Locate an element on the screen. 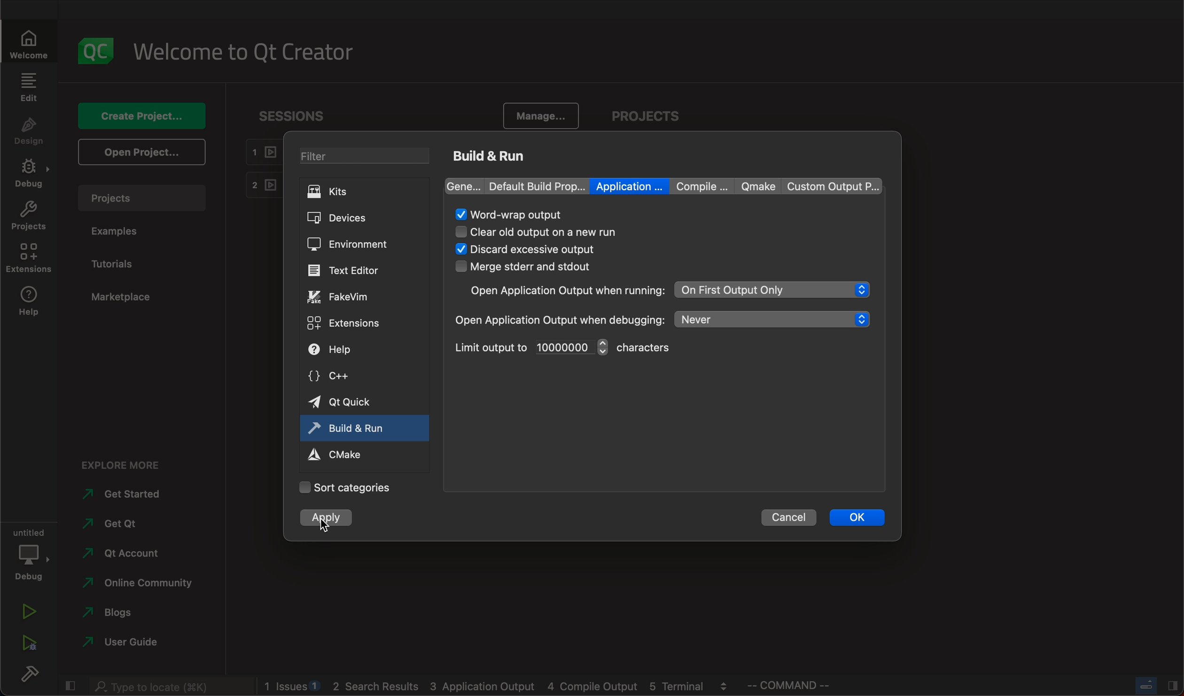 This screenshot has height=696, width=1184. build is located at coordinates (32, 676).